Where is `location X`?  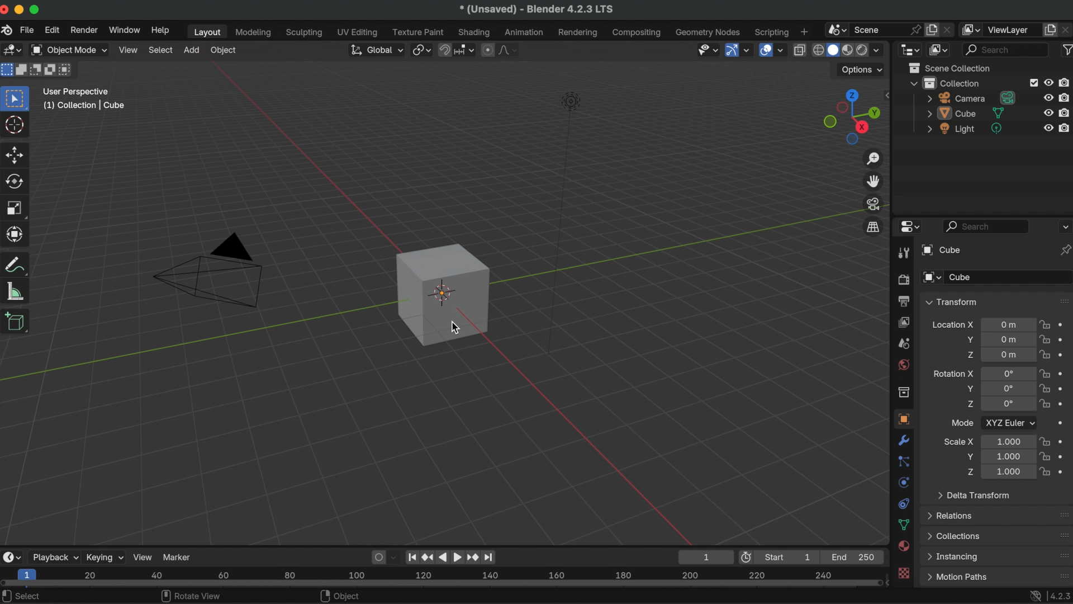 location X is located at coordinates (952, 326).